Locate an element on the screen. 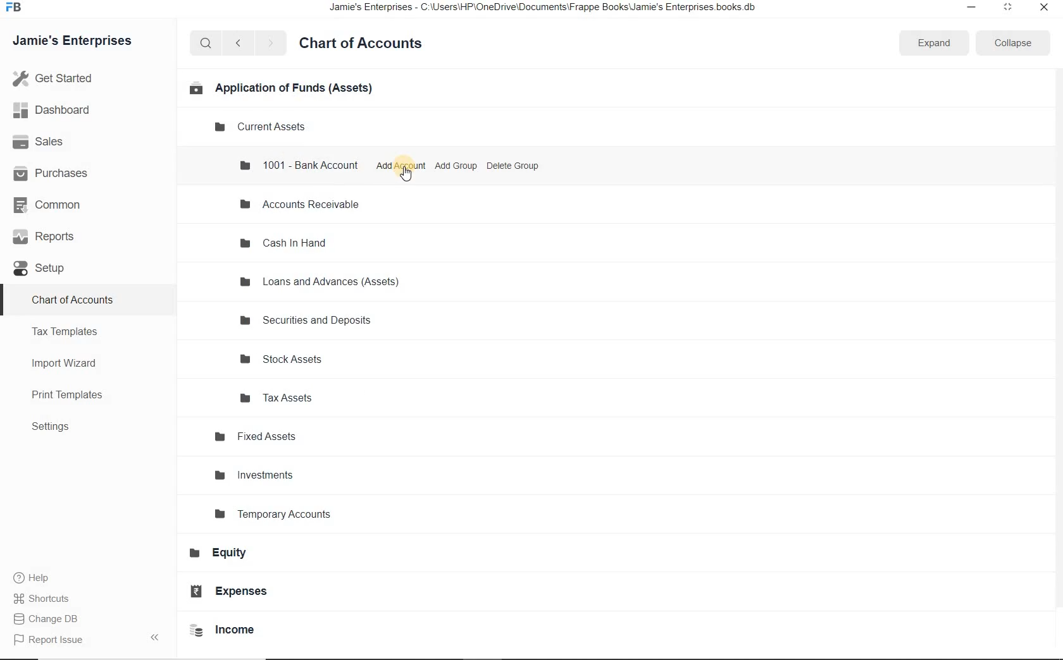 The height and width of the screenshot is (660, 1063). backward is located at coordinates (237, 44).